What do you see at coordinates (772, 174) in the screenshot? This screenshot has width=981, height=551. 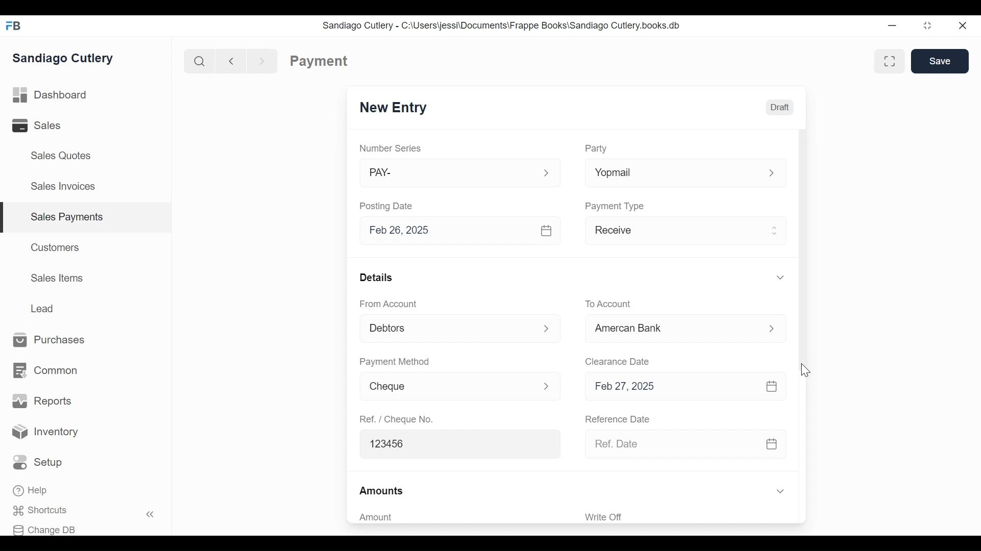 I see `Expand` at bounding box center [772, 174].